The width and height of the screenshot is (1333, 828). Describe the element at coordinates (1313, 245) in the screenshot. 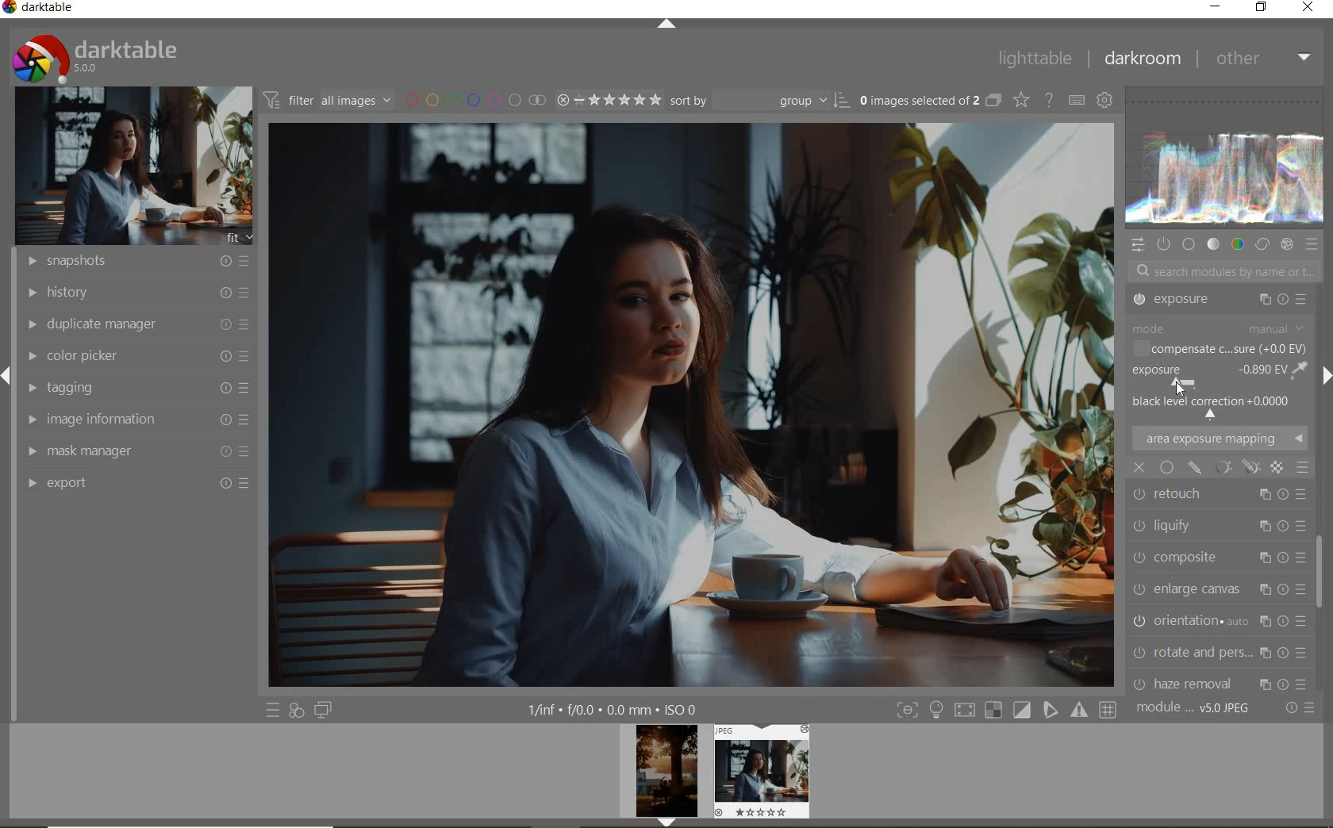

I see `PRESET` at that location.